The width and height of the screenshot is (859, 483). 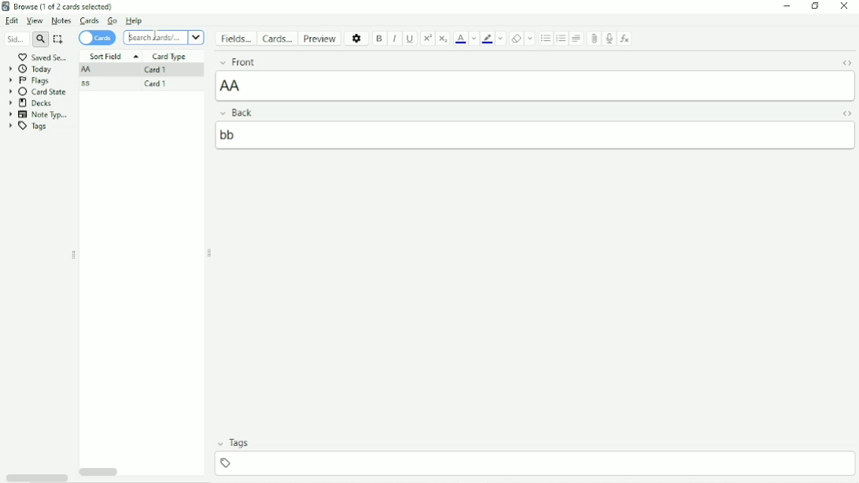 What do you see at coordinates (460, 39) in the screenshot?
I see `Text color` at bounding box center [460, 39].